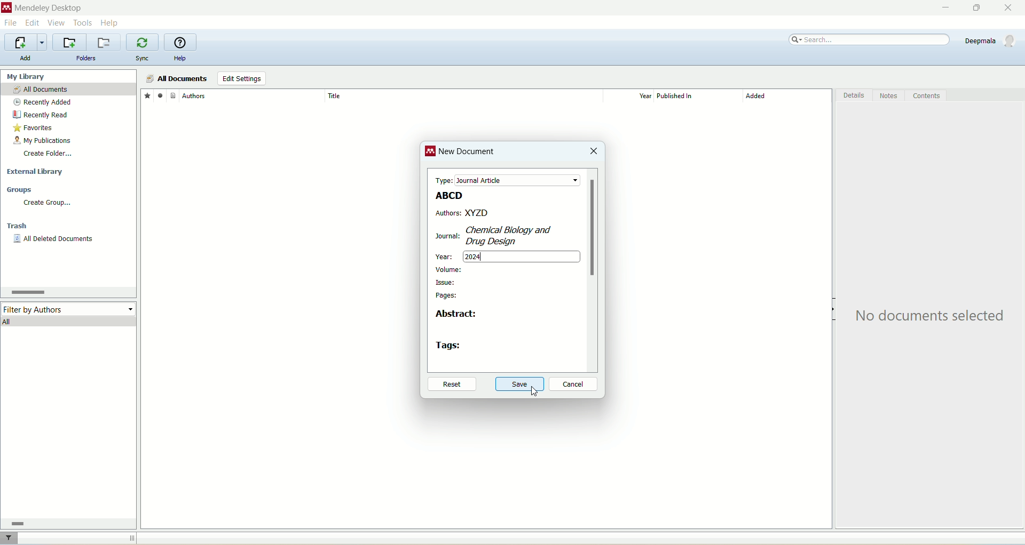  What do you see at coordinates (86, 59) in the screenshot?
I see `folders` at bounding box center [86, 59].